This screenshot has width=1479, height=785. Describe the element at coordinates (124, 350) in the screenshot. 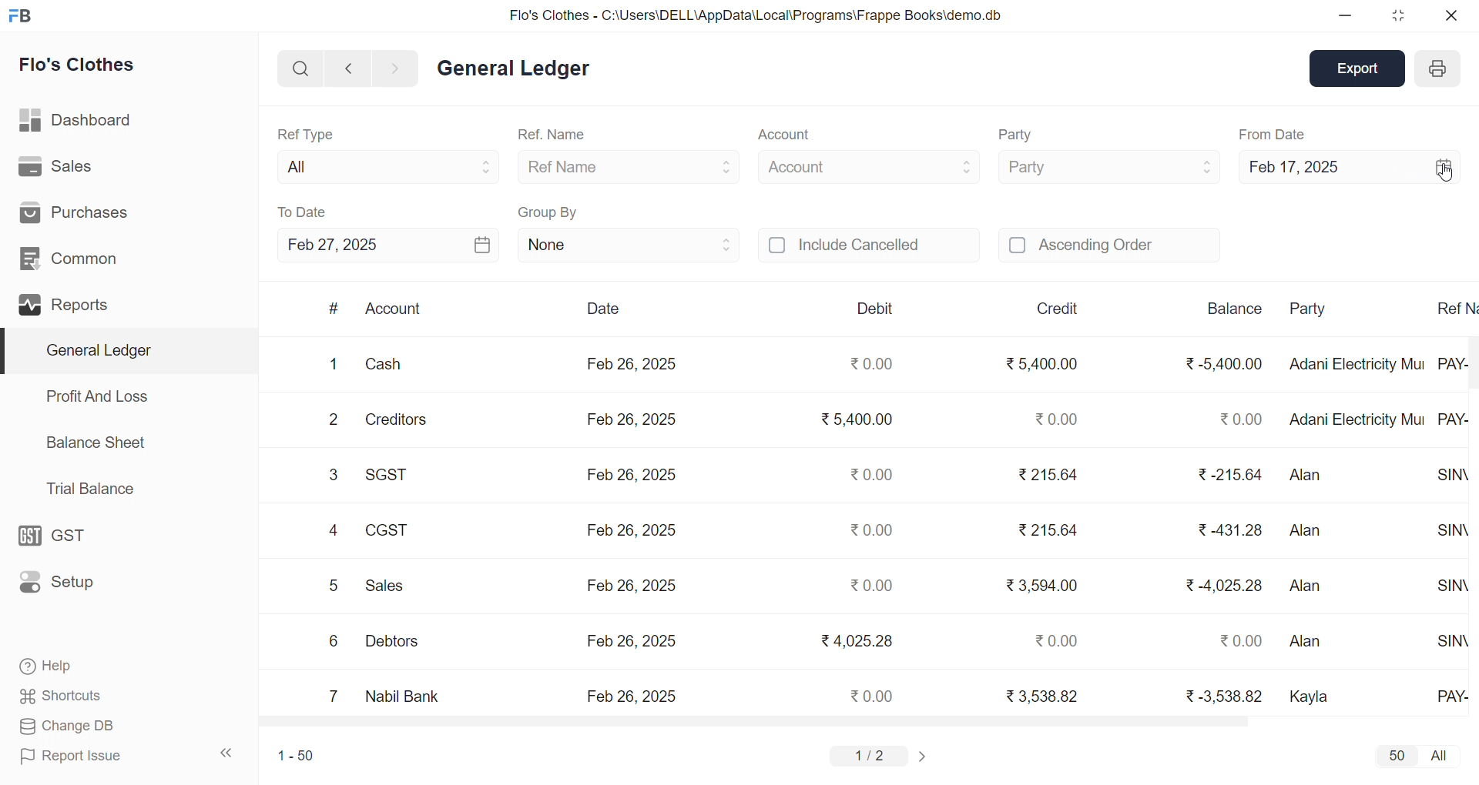

I see `General Ledger` at that location.